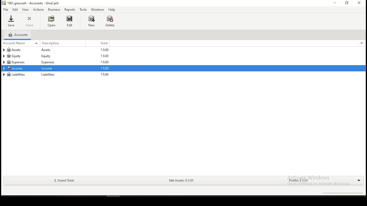 The height and width of the screenshot is (206, 367). Describe the element at coordinates (296, 181) in the screenshot. I see `profits: $ 0.00` at that location.